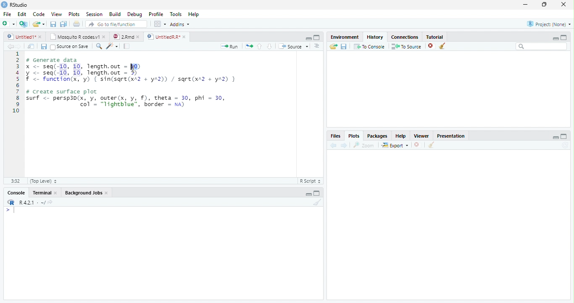 The width and height of the screenshot is (574, 303). What do you see at coordinates (38, 14) in the screenshot?
I see `Code` at bounding box center [38, 14].